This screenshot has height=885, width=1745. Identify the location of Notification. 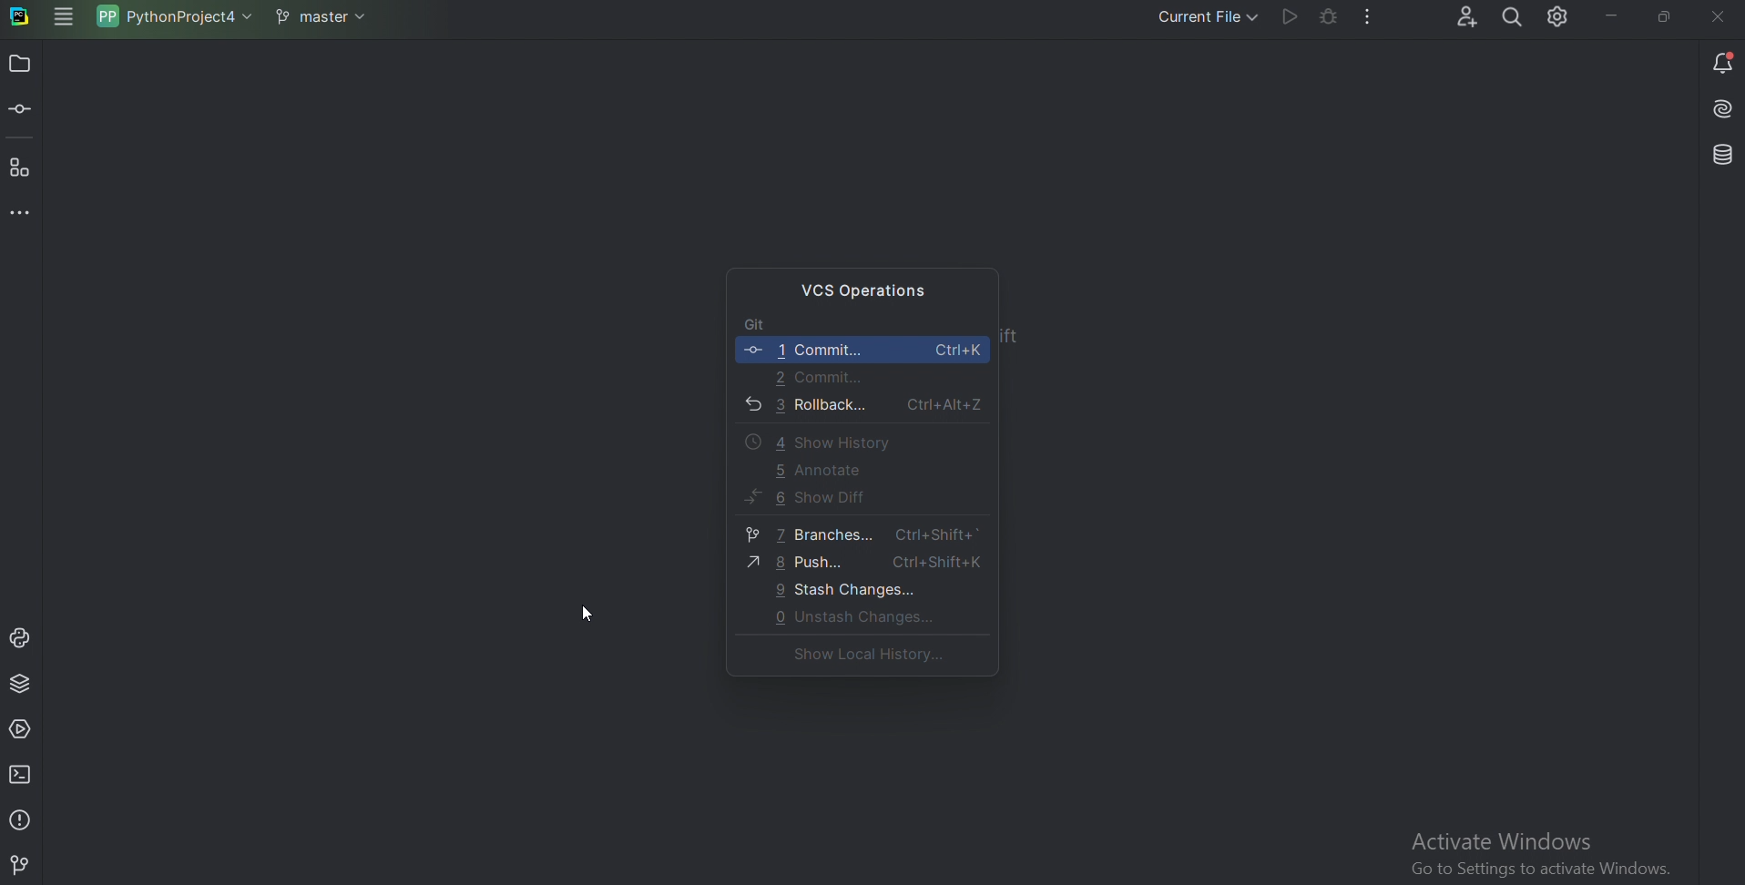
(1724, 62).